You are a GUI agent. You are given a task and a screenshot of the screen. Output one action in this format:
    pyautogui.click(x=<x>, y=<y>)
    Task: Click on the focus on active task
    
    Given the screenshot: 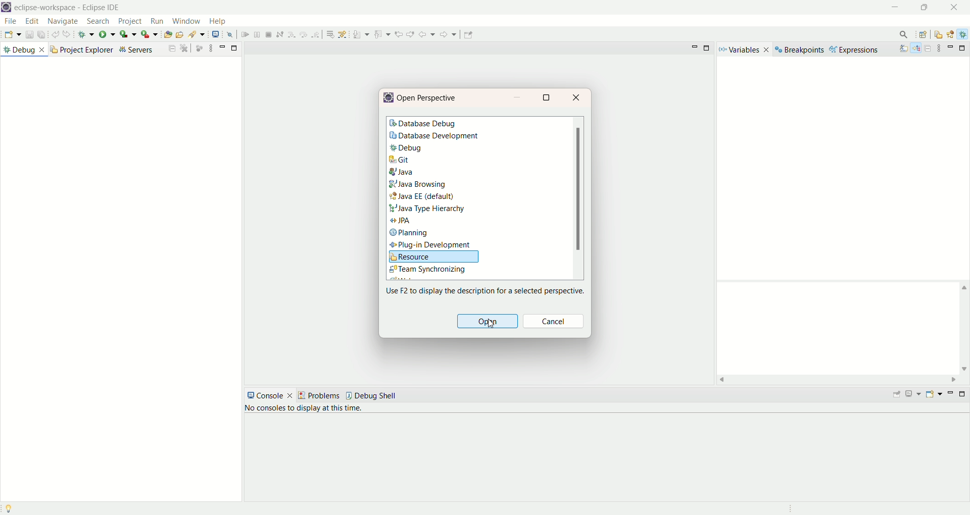 What is the action you would take?
    pyautogui.click(x=200, y=47)
    